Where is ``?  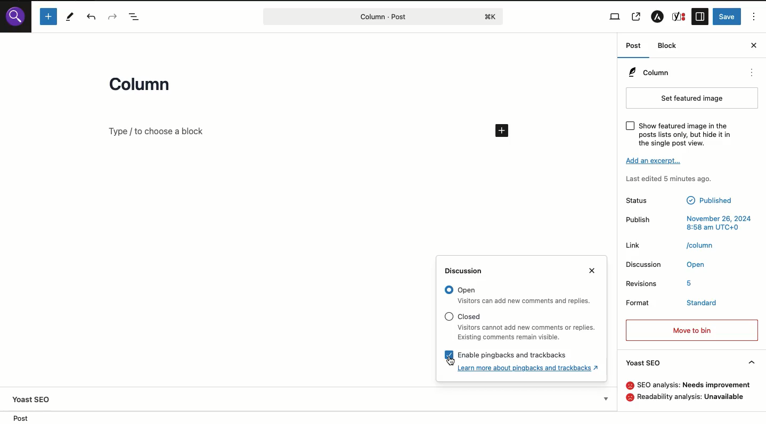  is located at coordinates (471, 317).